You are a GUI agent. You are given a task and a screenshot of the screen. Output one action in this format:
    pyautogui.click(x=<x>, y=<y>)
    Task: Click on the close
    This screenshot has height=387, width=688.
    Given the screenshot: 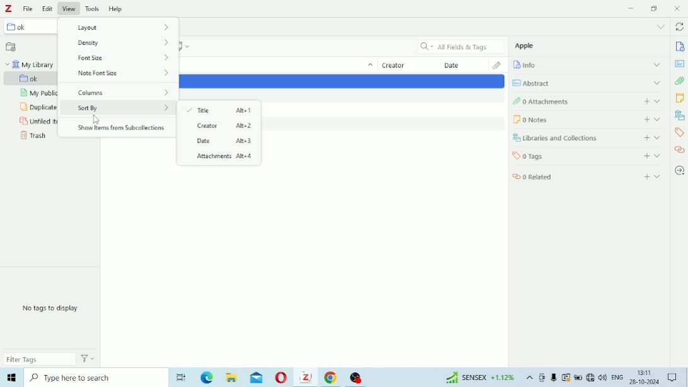 What is the action you would take?
    pyautogui.click(x=679, y=8)
    